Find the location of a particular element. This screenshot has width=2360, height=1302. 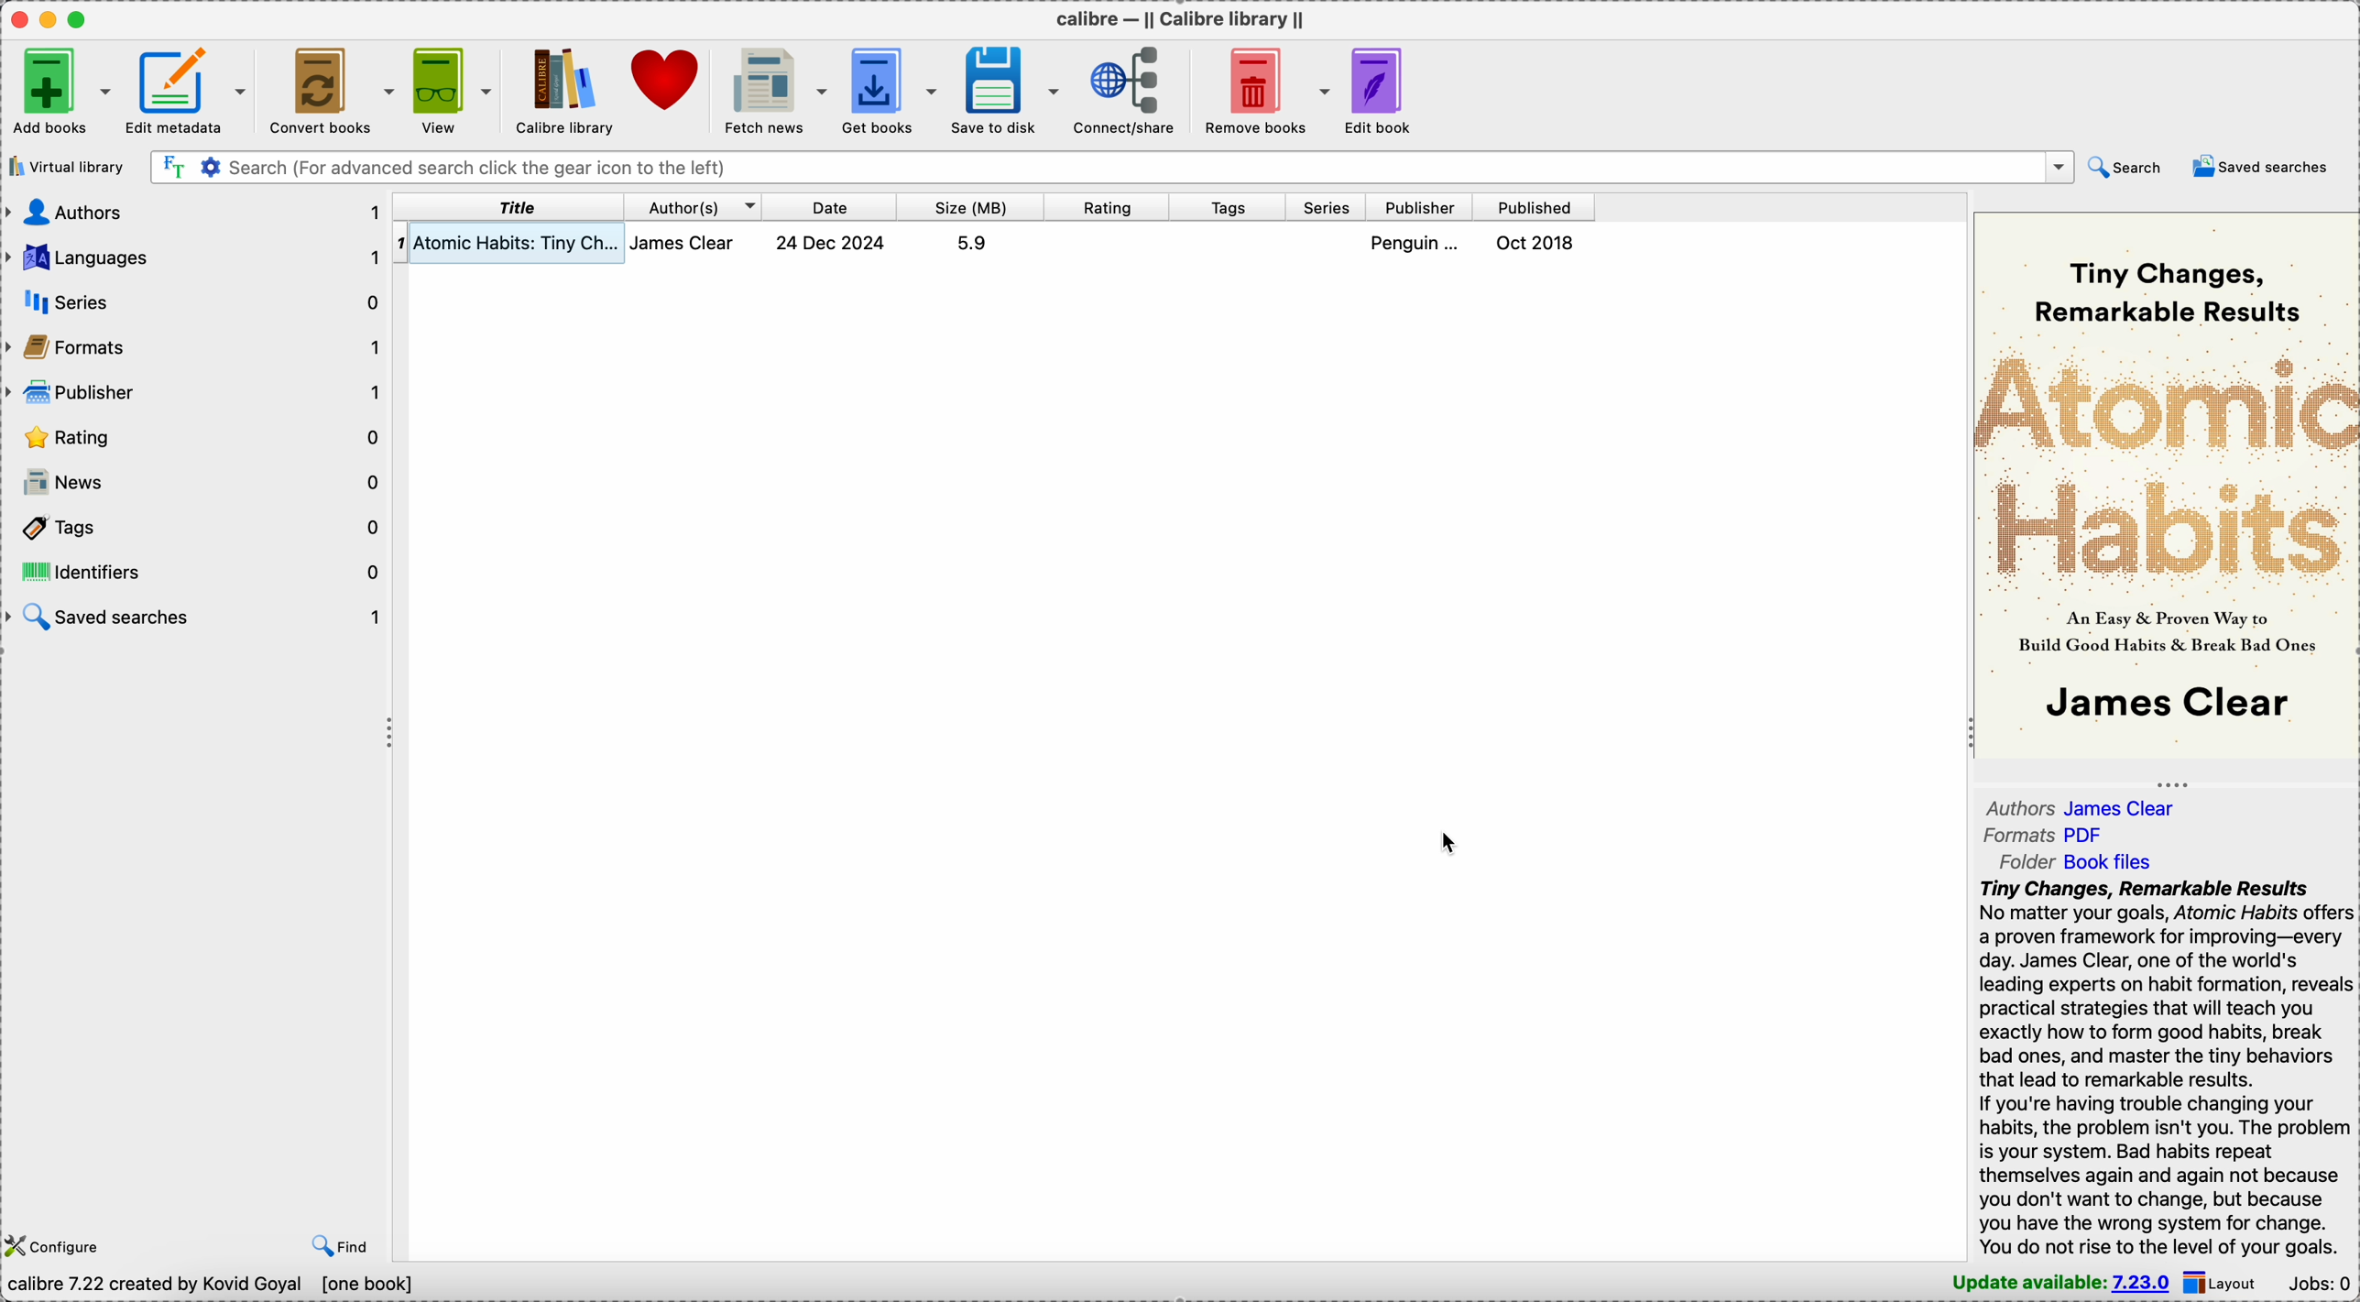

formats PDF is located at coordinates (2045, 837).